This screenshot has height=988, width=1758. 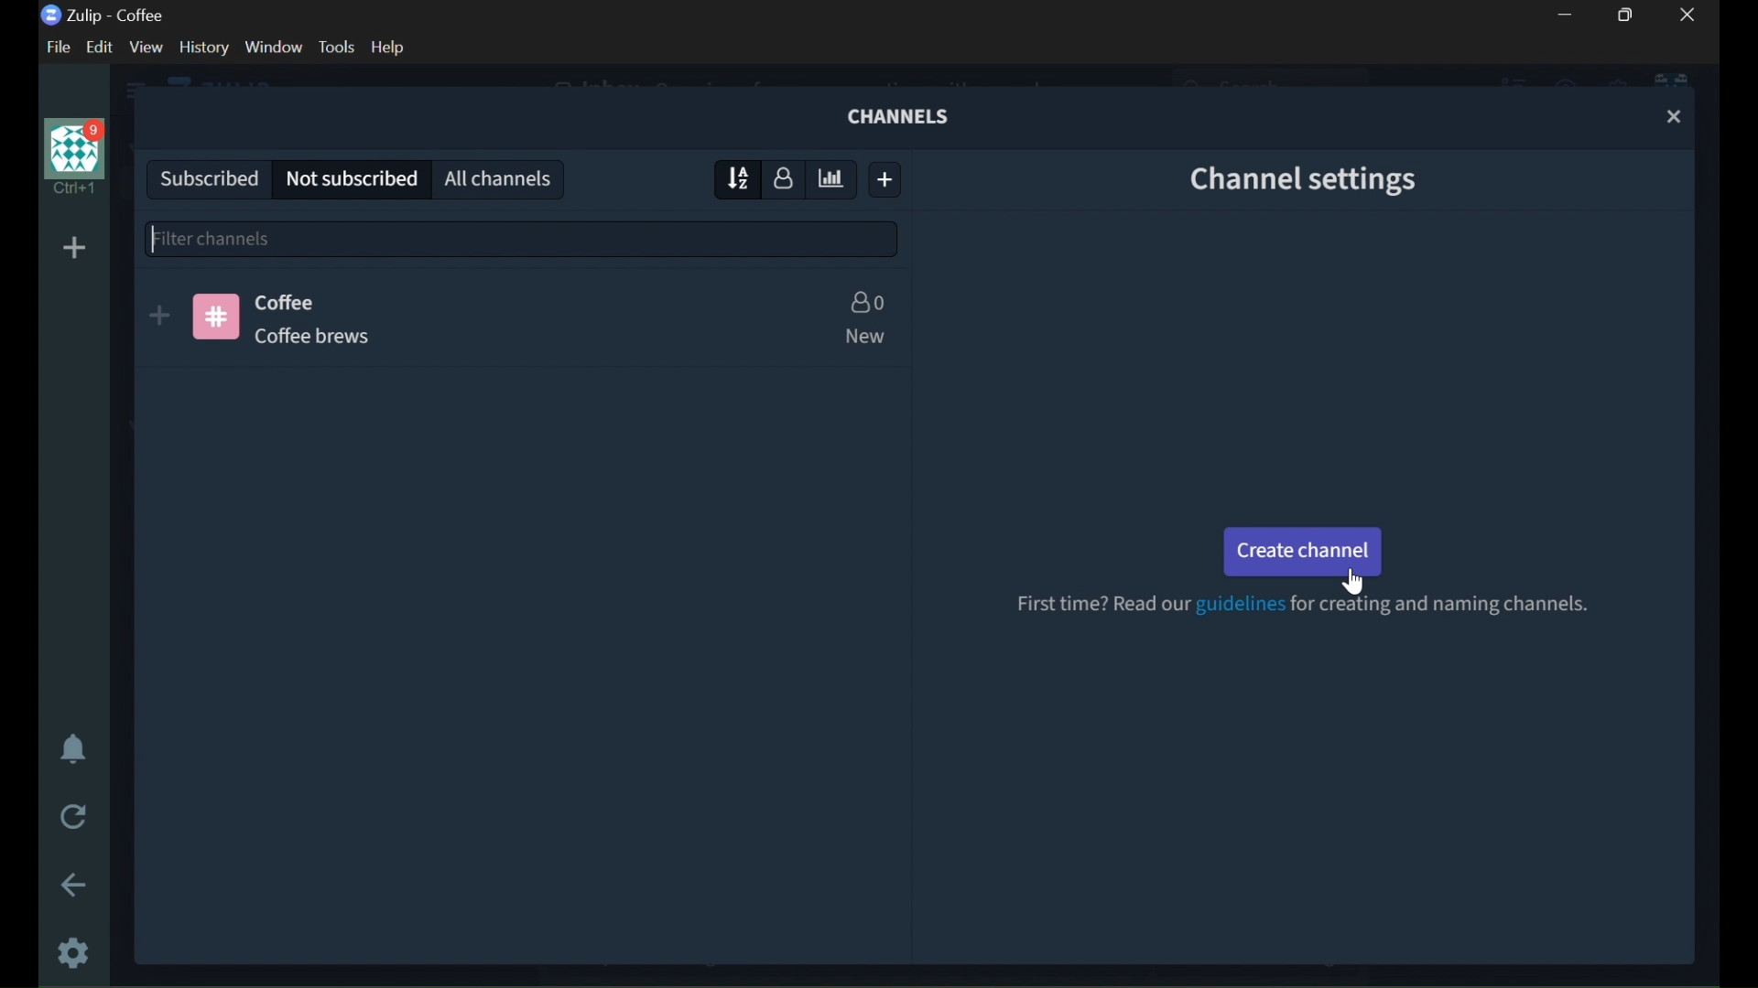 I want to click on SORT BY ESTIMATE, so click(x=833, y=180).